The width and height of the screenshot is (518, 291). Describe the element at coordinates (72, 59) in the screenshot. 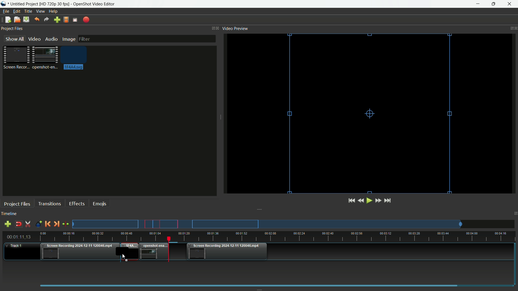

I see `Image for placeholder` at that location.